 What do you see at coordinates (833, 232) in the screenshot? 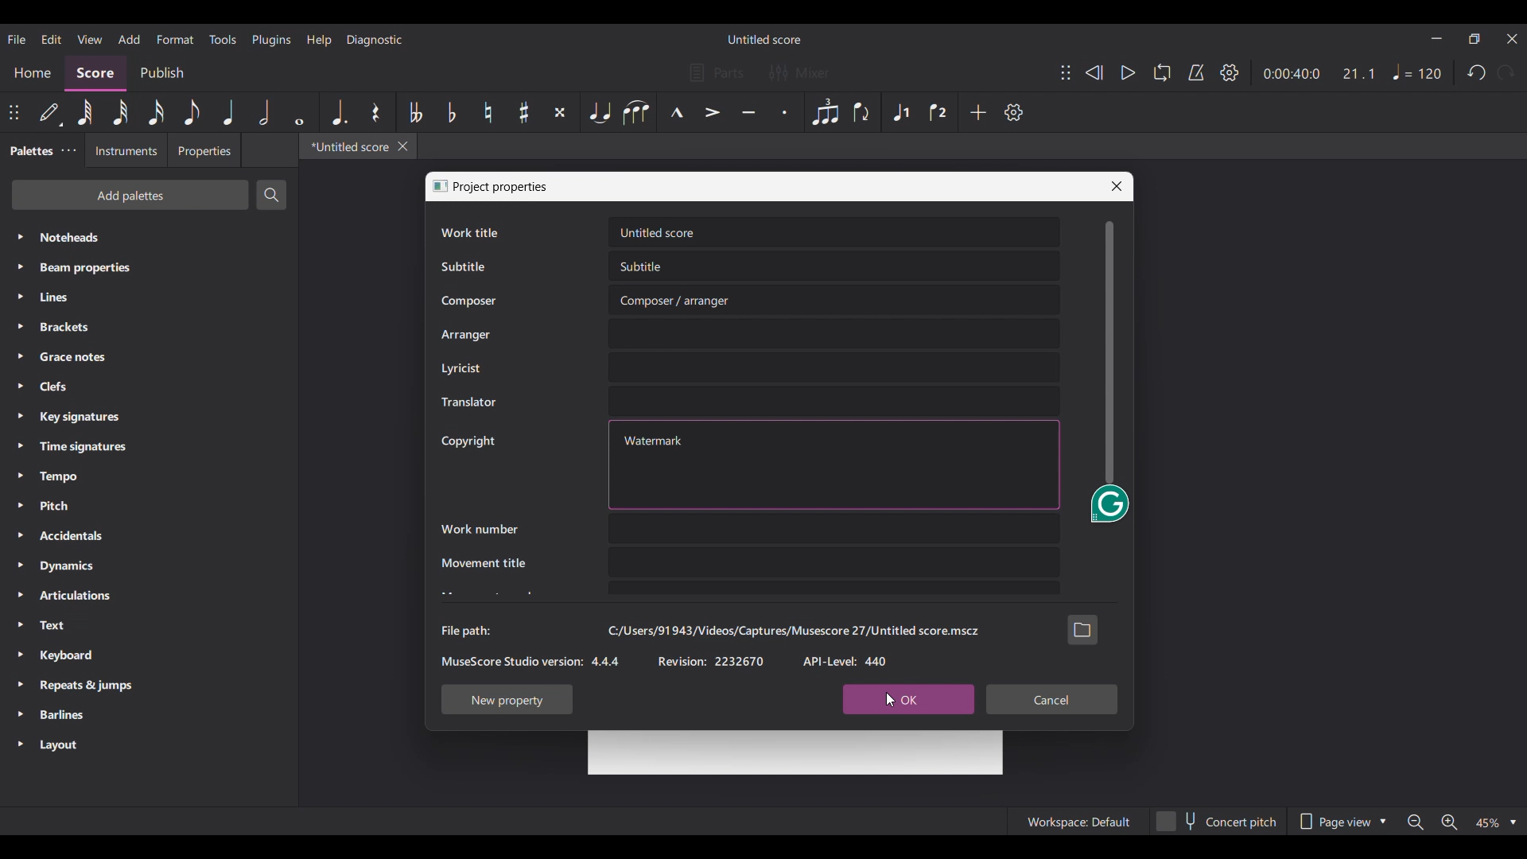
I see `Text box for Work title` at bounding box center [833, 232].